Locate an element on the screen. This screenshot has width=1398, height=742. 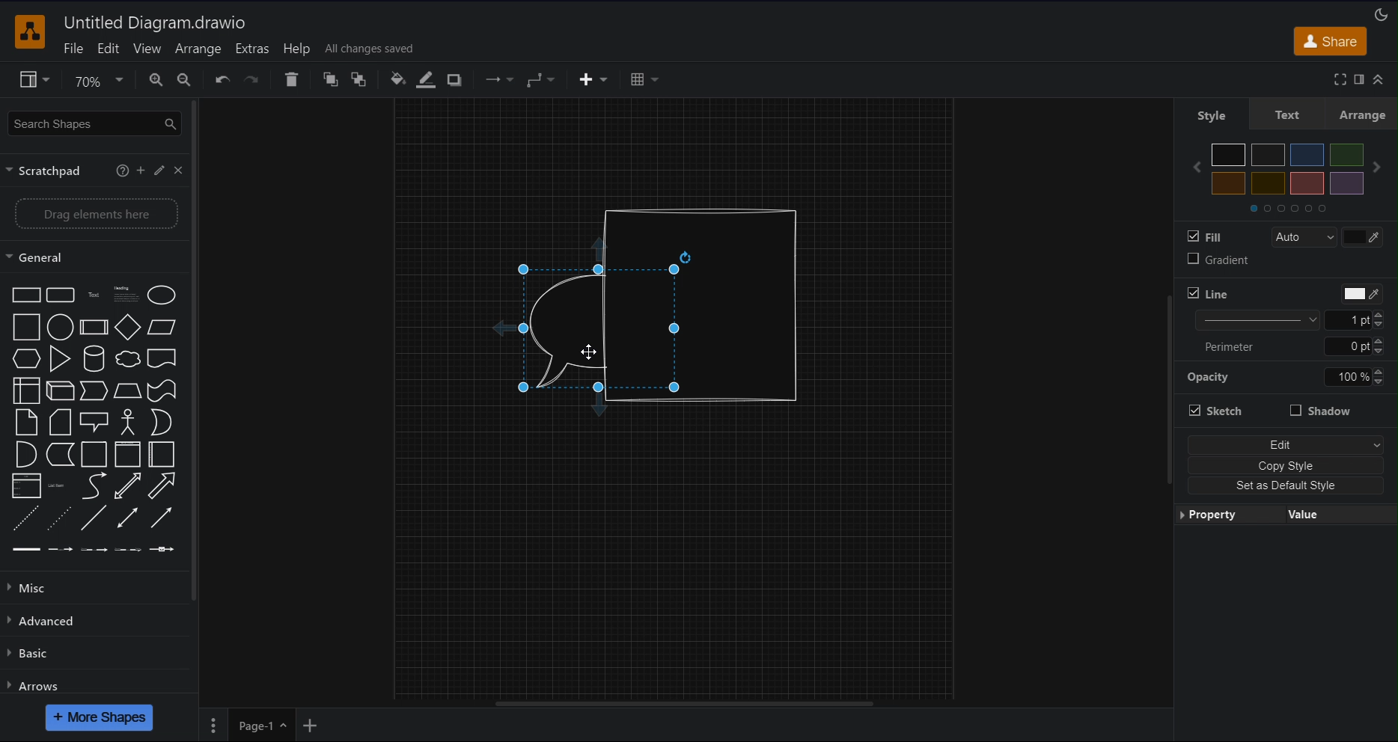
Copy Style is located at coordinates (1286, 465).